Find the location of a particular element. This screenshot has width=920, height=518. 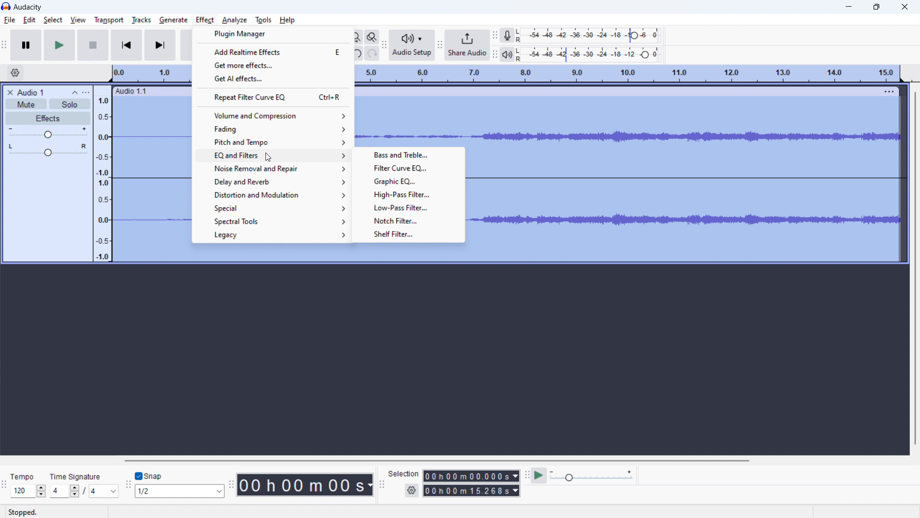

tracks is located at coordinates (141, 20).